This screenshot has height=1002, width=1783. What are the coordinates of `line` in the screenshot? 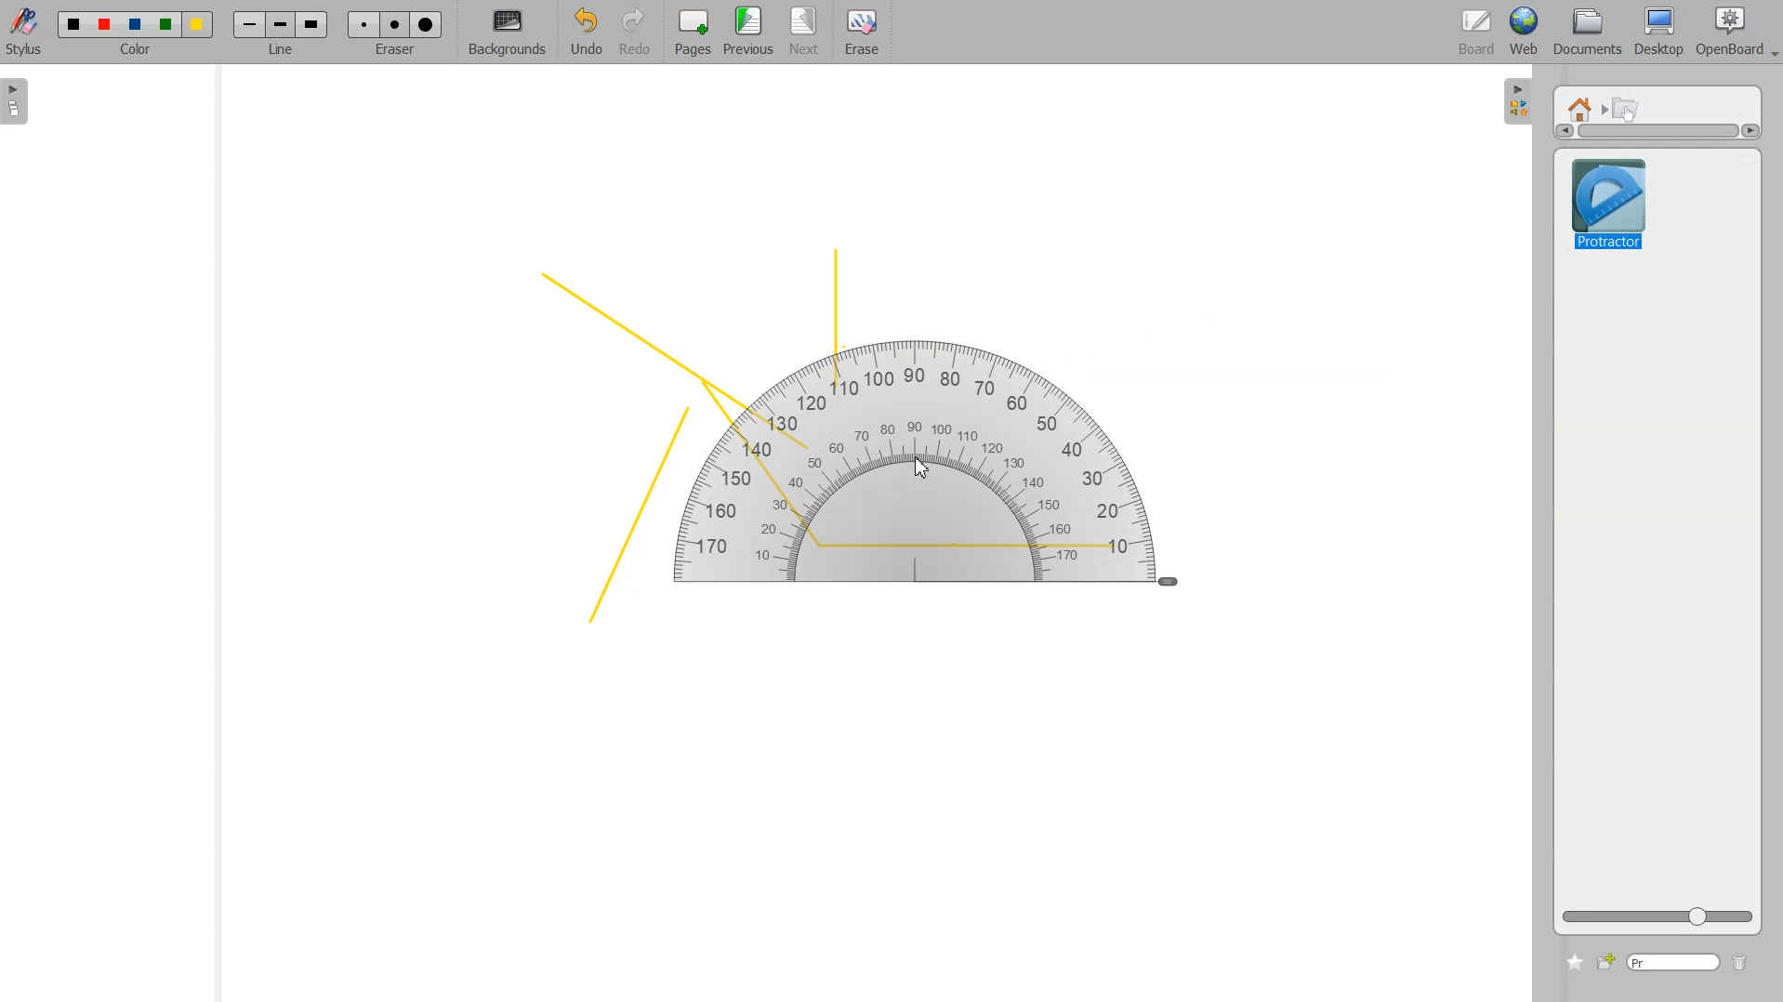 It's located at (284, 52).